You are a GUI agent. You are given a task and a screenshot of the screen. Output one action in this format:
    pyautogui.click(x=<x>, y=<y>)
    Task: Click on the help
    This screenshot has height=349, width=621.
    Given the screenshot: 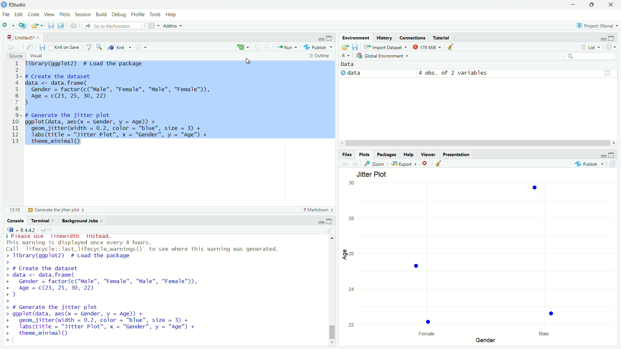 What is the action you would take?
    pyautogui.click(x=409, y=155)
    